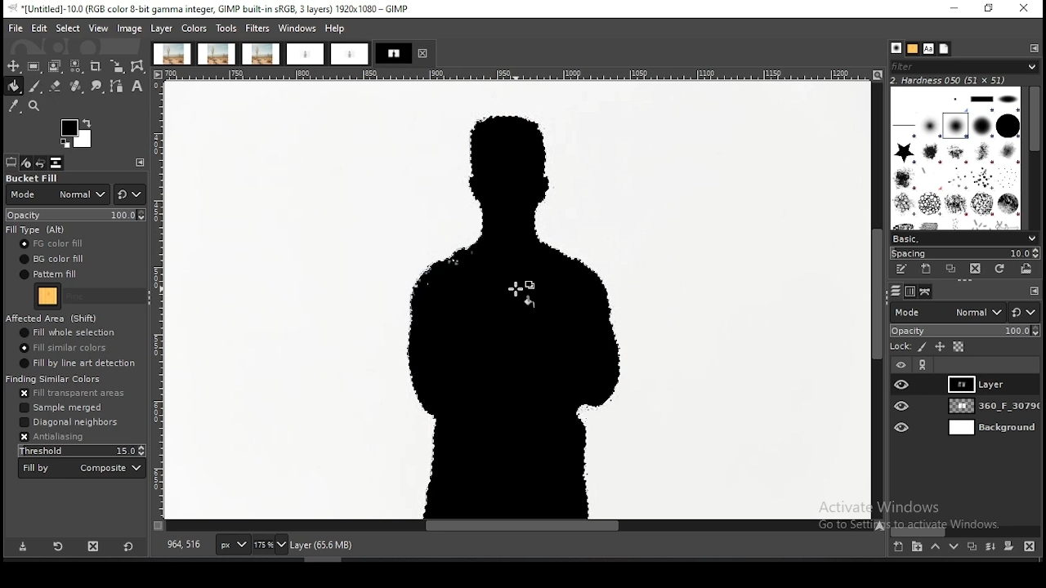 This screenshot has width=1046, height=588. Describe the element at coordinates (40, 28) in the screenshot. I see `edit` at that location.